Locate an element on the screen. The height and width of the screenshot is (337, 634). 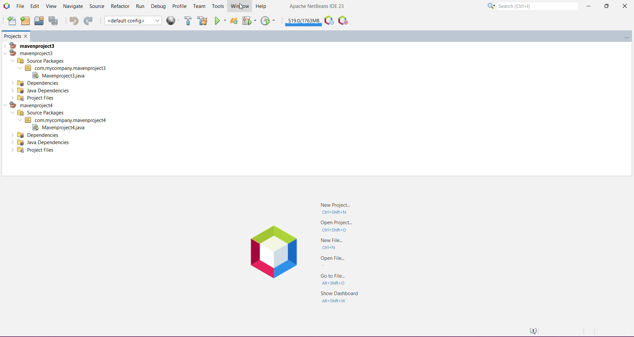
Java Dependencies is located at coordinates (41, 90).